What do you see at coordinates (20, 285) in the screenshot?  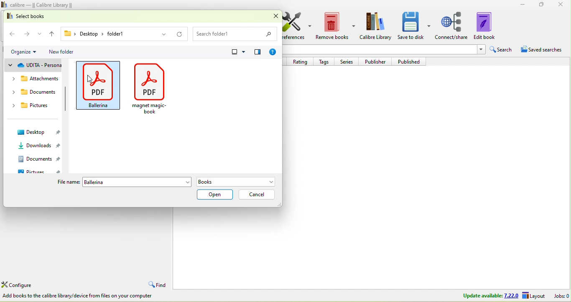 I see `configure` at bounding box center [20, 285].